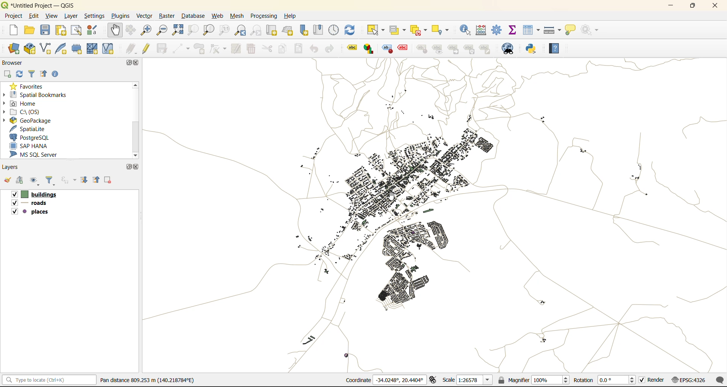 This screenshot has width=727, height=387. What do you see at coordinates (71, 17) in the screenshot?
I see `layer` at bounding box center [71, 17].